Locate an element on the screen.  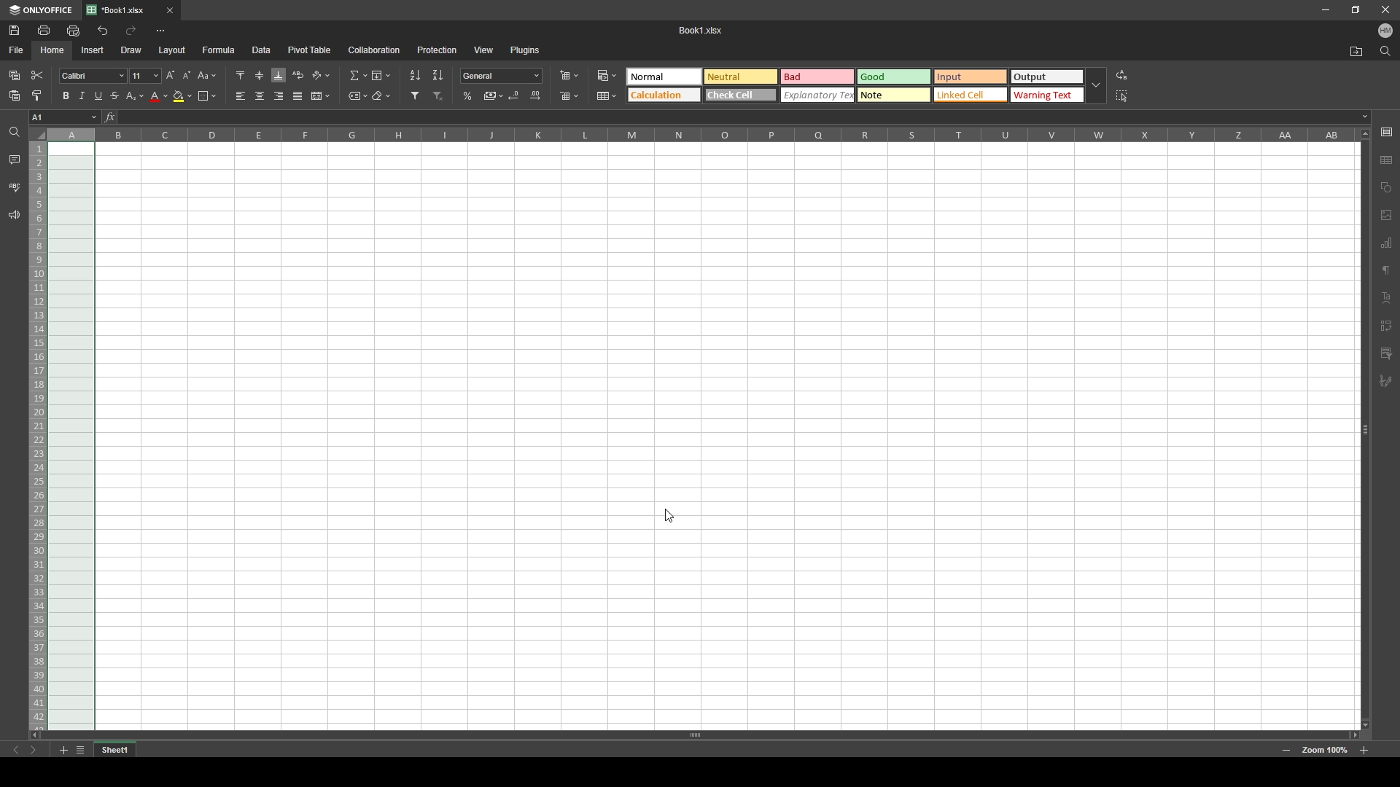
orientation is located at coordinates (321, 76).